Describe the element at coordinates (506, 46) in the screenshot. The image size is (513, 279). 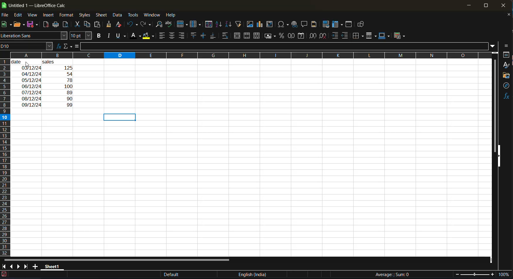
I see `side bar settings` at that location.